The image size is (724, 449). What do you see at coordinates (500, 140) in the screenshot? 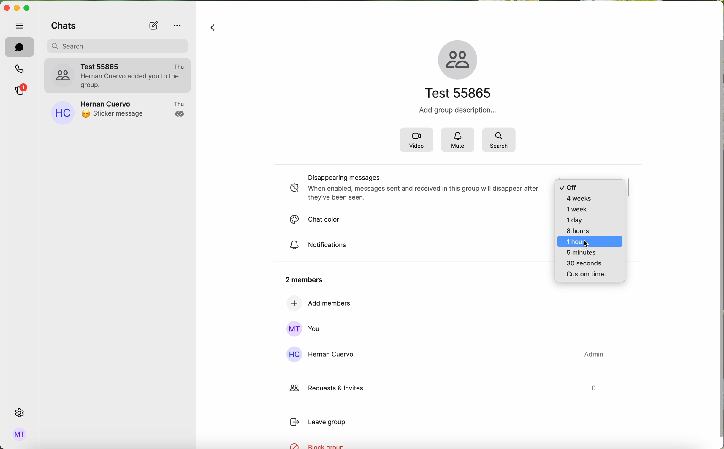
I see `search` at bounding box center [500, 140].